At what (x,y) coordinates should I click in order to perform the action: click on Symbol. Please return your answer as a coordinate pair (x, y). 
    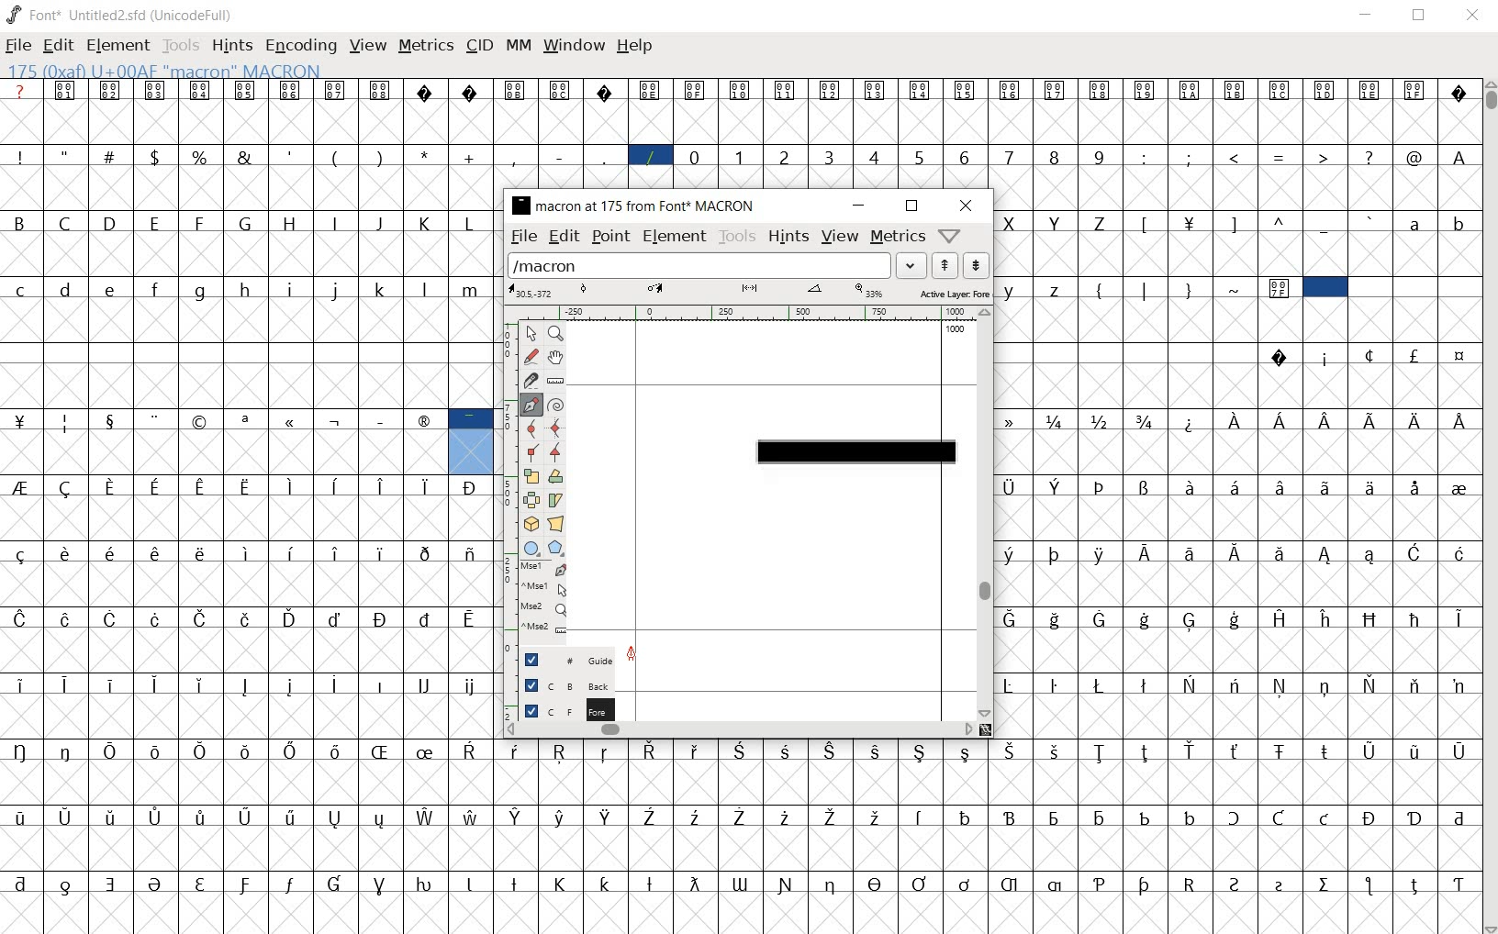
    Looking at the image, I should click on (69, 751).